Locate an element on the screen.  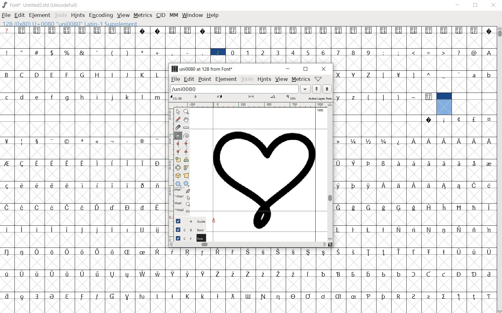
glyph is located at coordinates (475, 141).